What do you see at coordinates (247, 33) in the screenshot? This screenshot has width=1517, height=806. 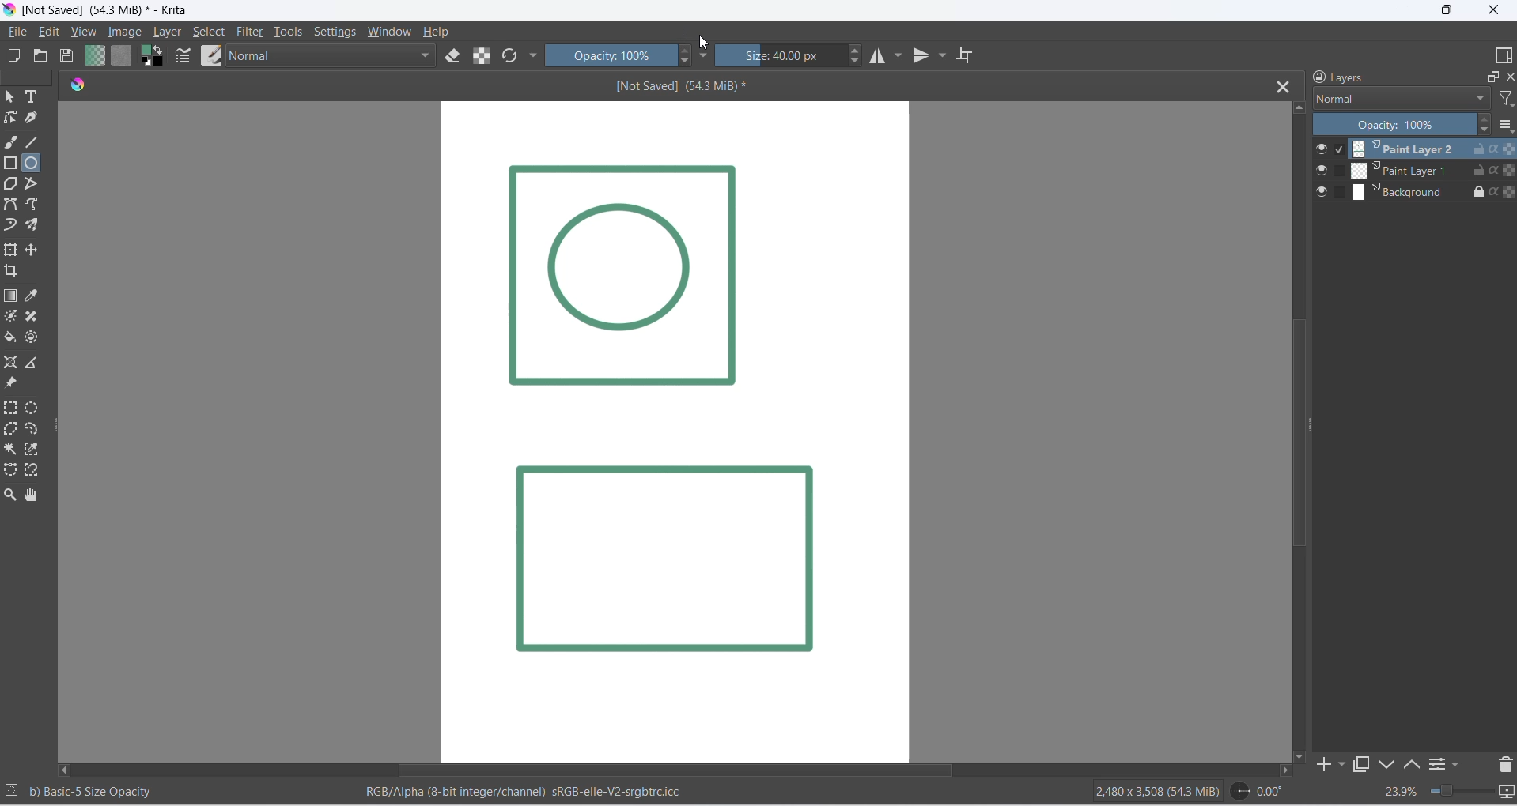 I see `filter` at bounding box center [247, 33].